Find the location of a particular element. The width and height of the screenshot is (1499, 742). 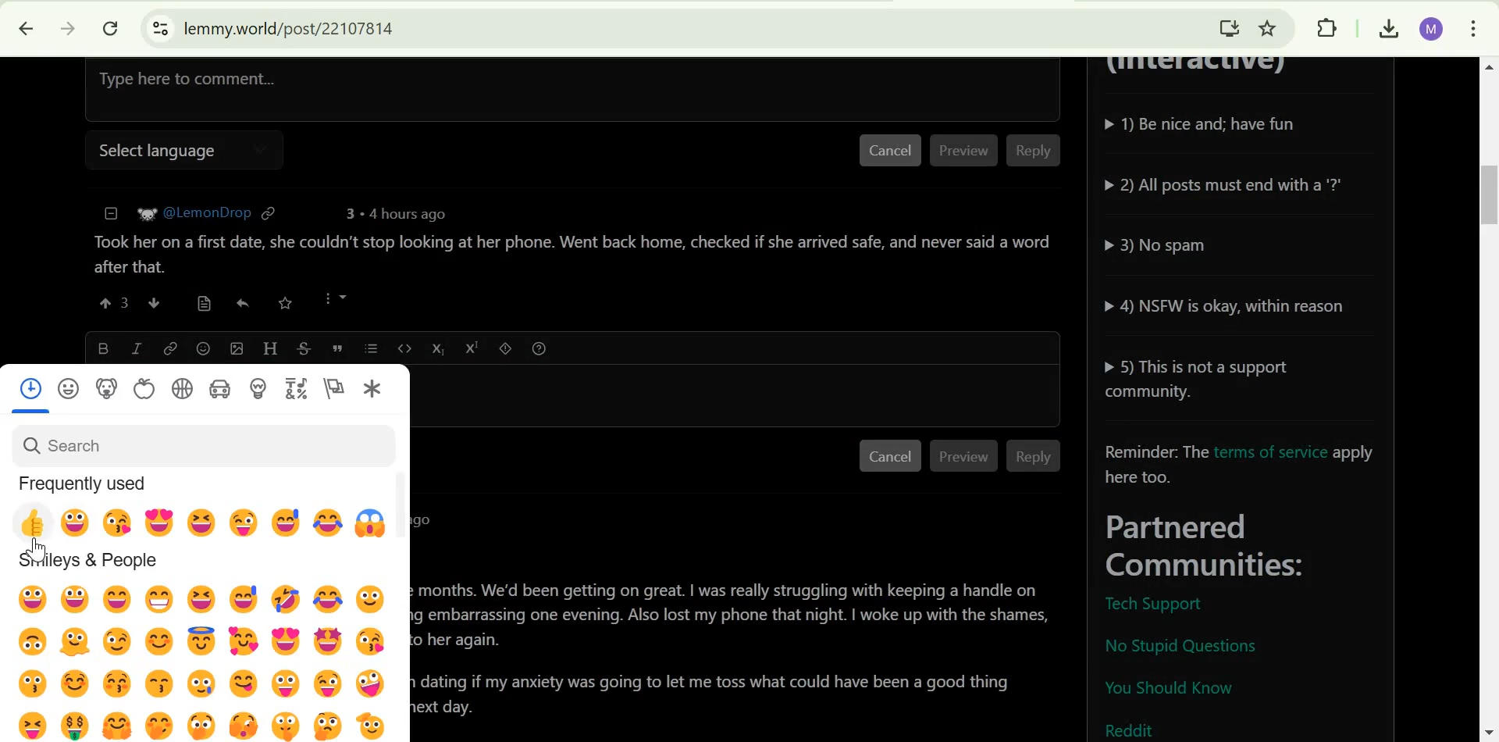

No Stupid Question is located at coordinates (1187, 644).